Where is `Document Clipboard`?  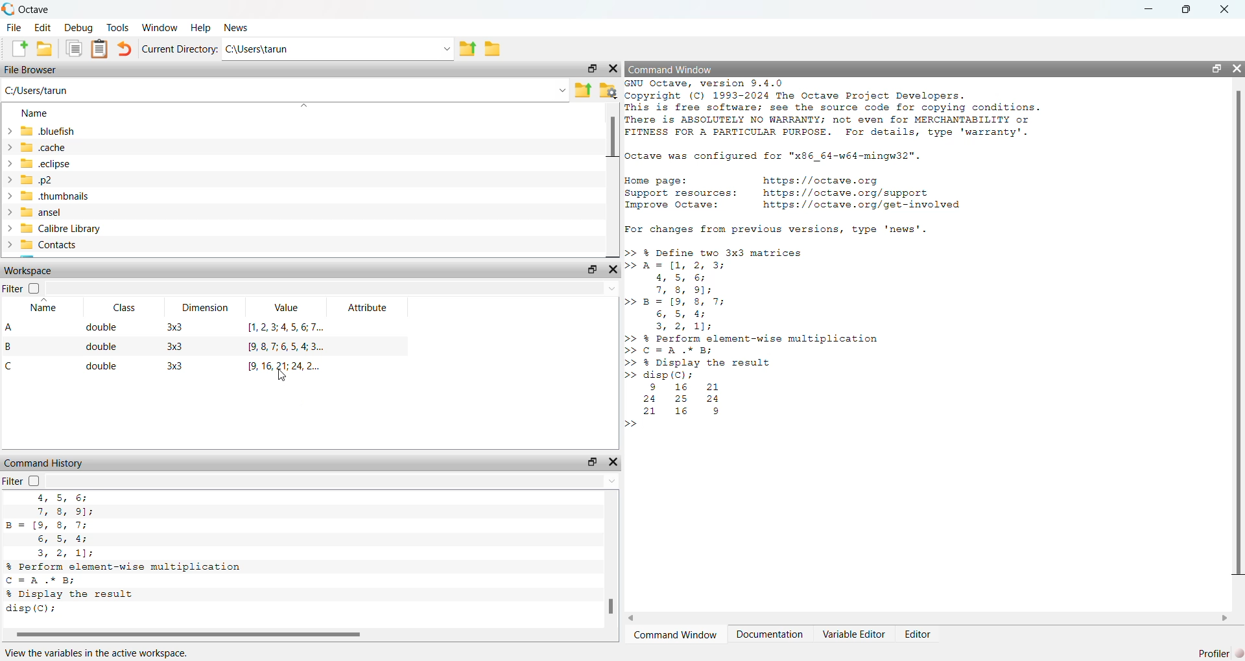
Document Clipboard is located at coordinates (101, 49).